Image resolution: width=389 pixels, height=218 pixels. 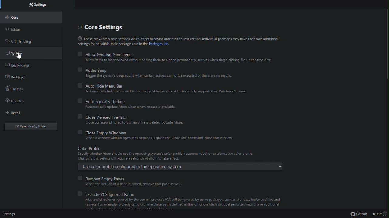 What do you see at coordinates (159, 138) in the screenshot?
I see `When a window with no open tabs or panes is given the ‘Close Tab’ command, close that window.` at bounding box center [159, 138].